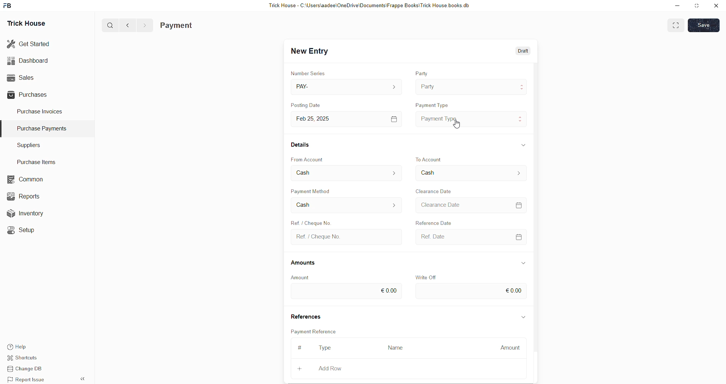  Describe the element at coordinates (696, 6) in the screenshot. I see `minimise window` at that location.